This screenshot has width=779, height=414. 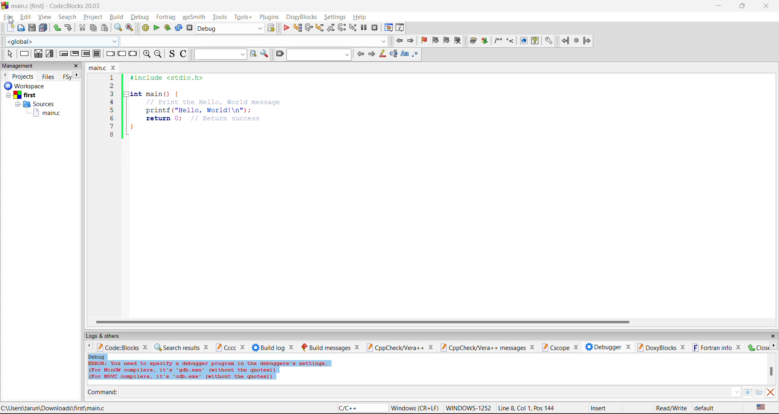 What do you see at coordinates (116, 17) in the screenshot?
I see `build` at bounding box center [116, 17].